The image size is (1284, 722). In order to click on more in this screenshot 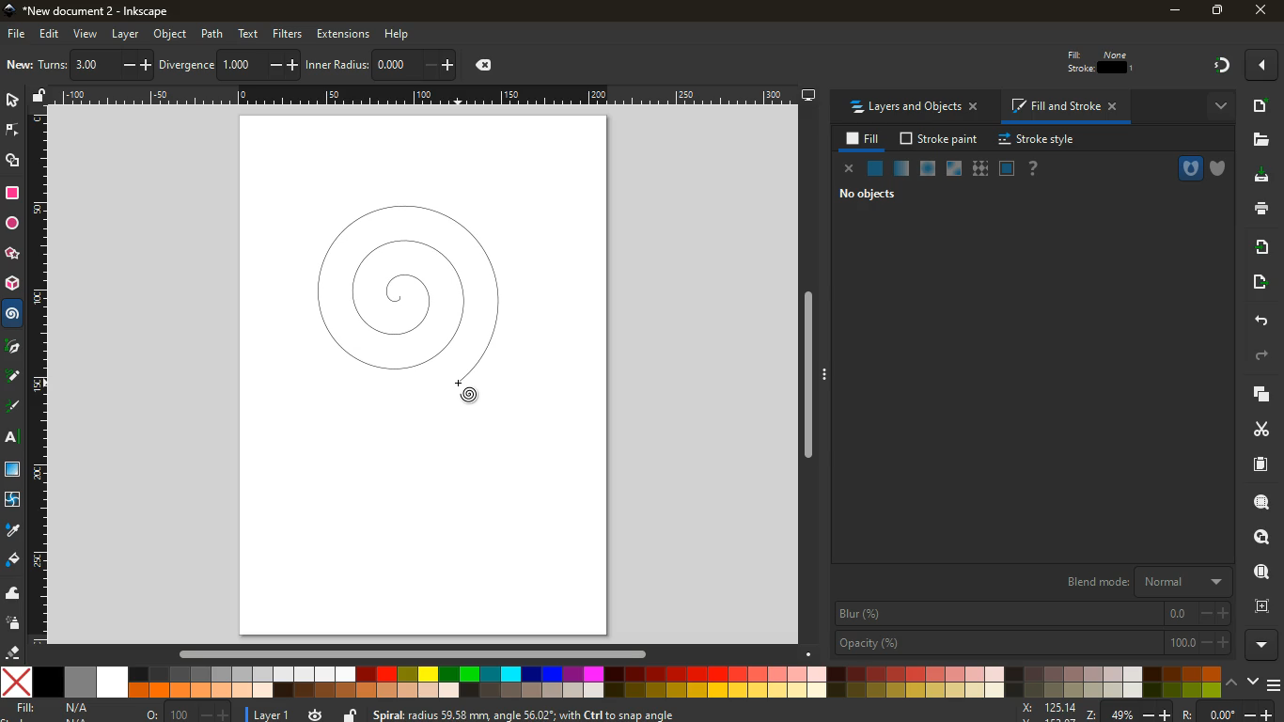, I will do `click(1260, 67)`.